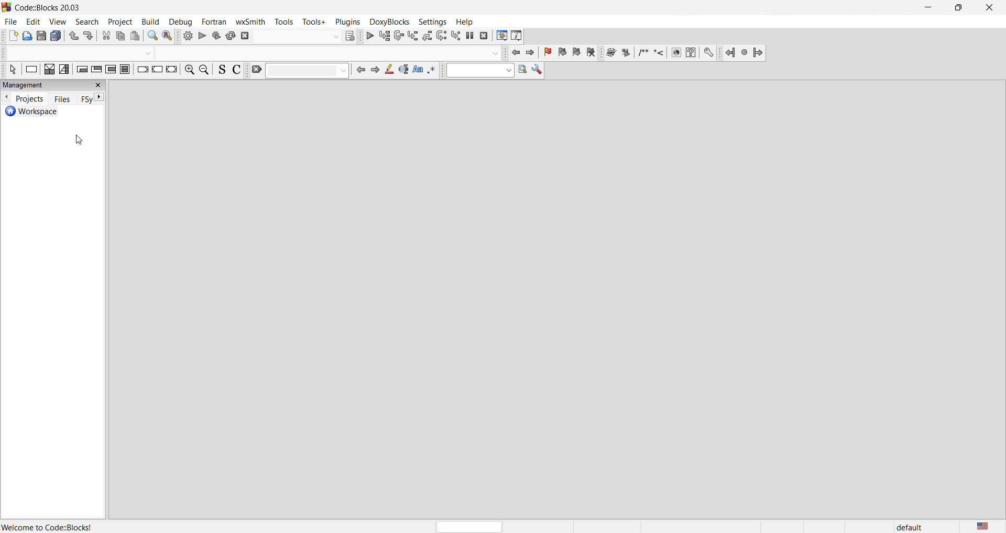 This screenshot has width=1006, height=533. I want to click on redo, so click(89, 36).